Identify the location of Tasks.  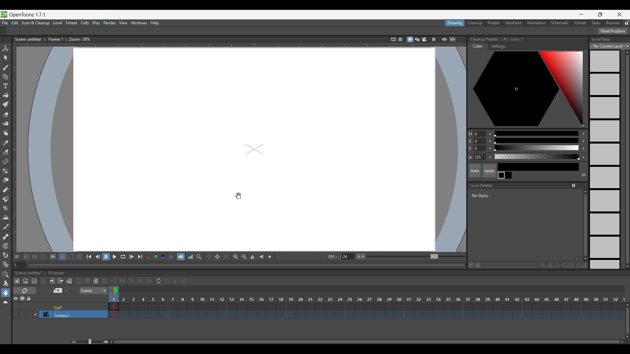
(596, 23).